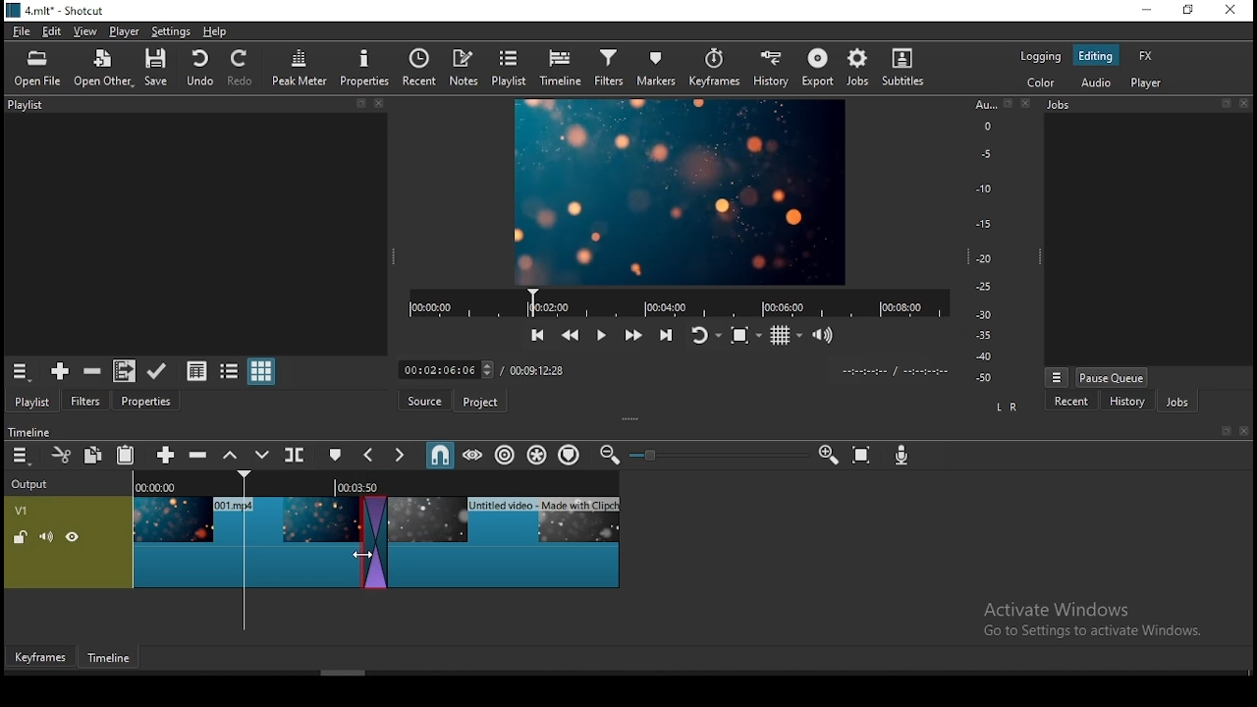 The image size is (1257, 707). Describe the element at coordinates (1040, 57) in the screenshot. I see `logging` at that location.